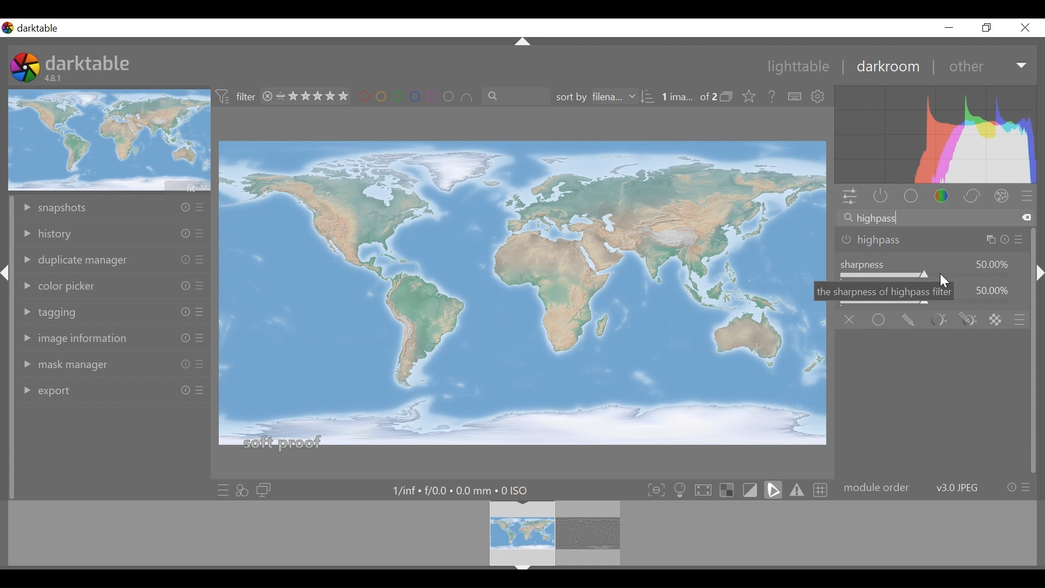  I want to click on icon, so click(223, 96).